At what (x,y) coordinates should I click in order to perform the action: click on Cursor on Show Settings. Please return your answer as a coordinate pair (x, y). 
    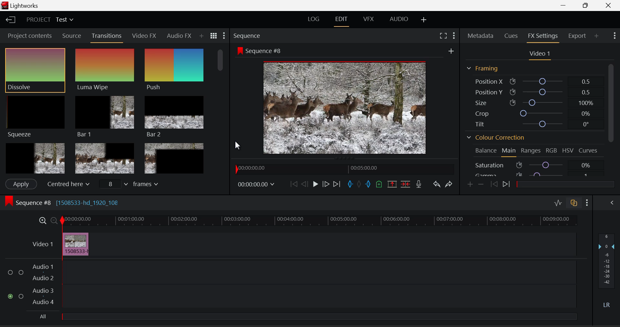
    Looking at the image, I should click on (454, 36).